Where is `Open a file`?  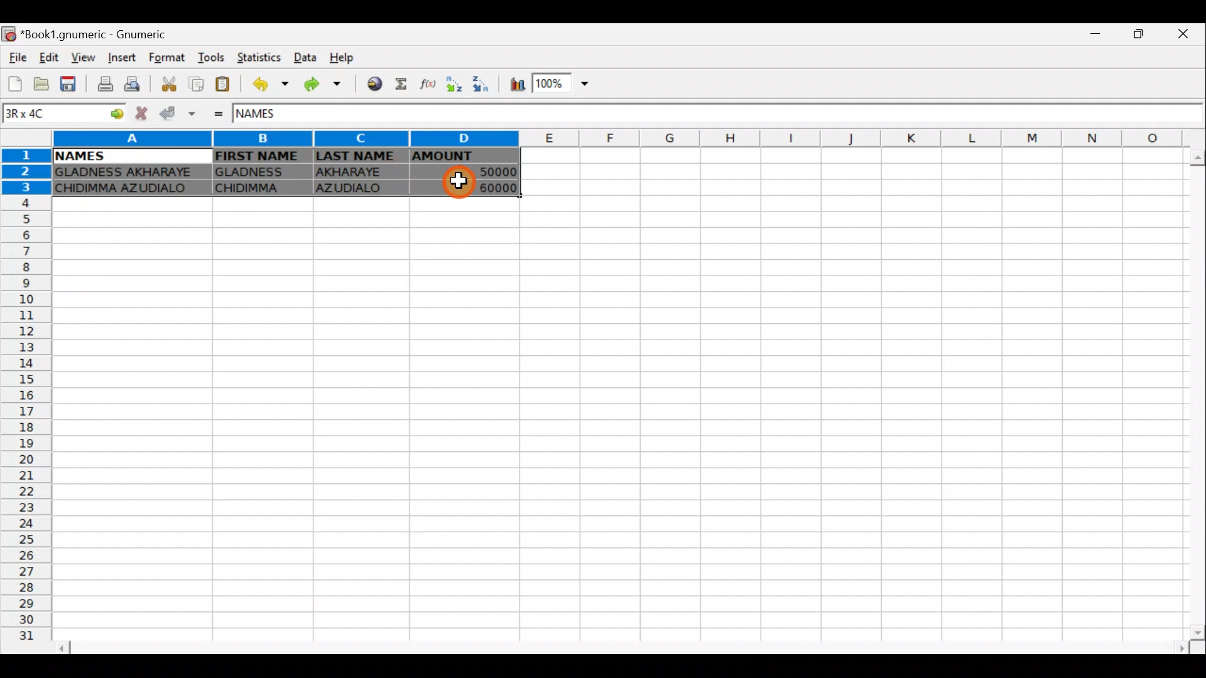 Open a file is located at coordinates (43, 83).